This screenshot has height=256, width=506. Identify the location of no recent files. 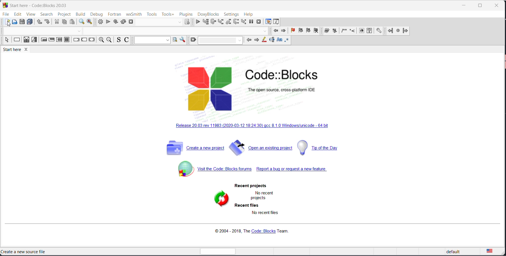
(266, 214).